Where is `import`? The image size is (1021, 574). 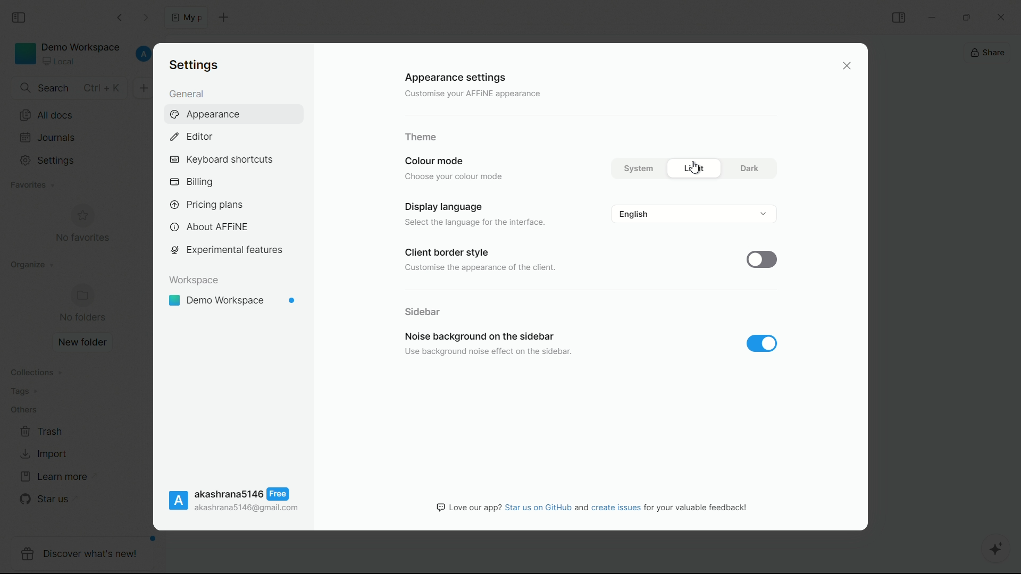
import is located at coordinates (43, 454).